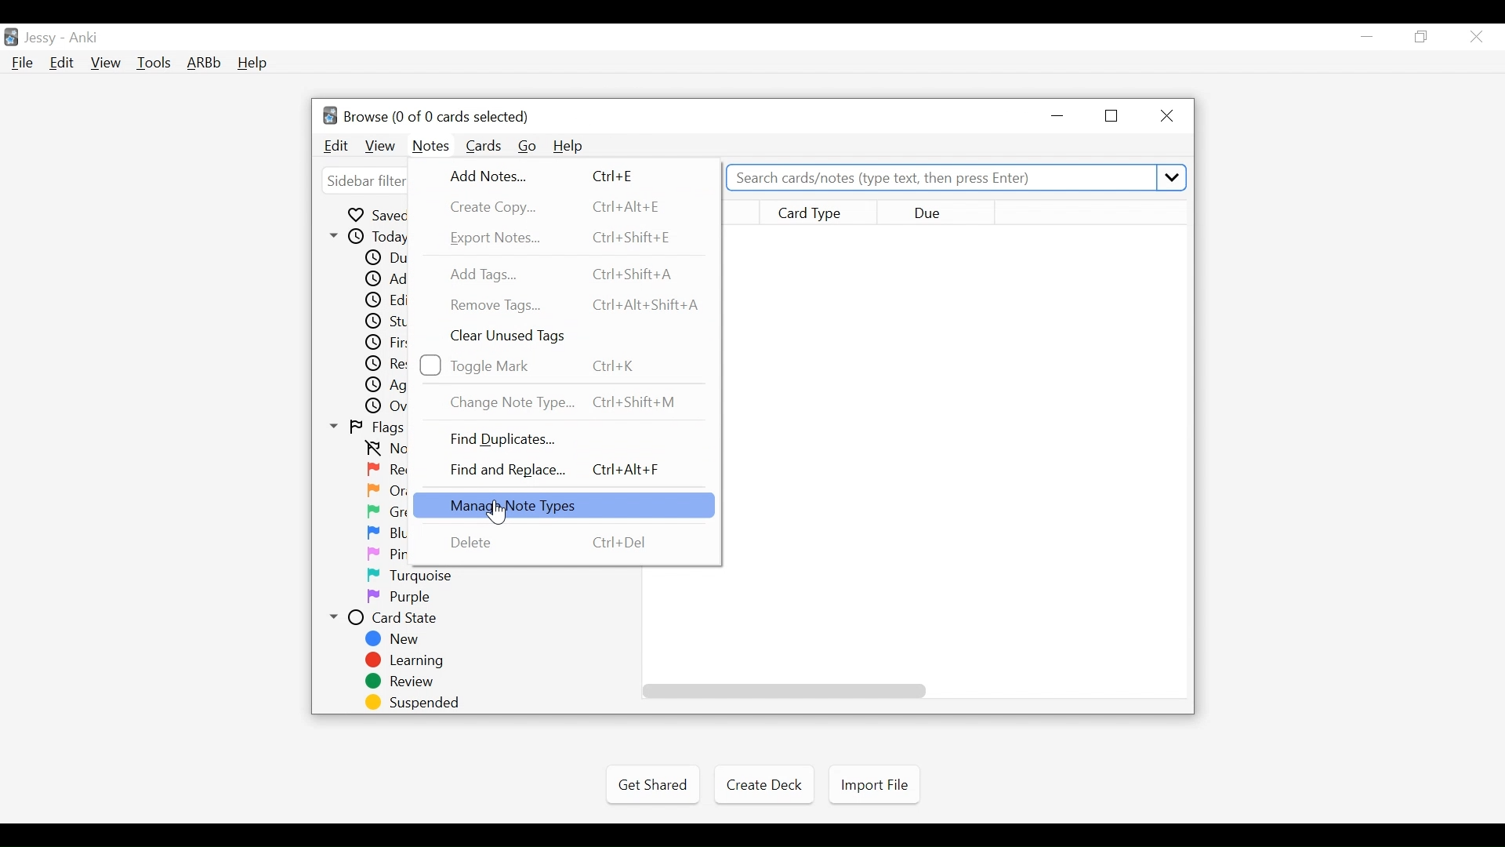  I want to click on Saved Searches, so click(375, 215).